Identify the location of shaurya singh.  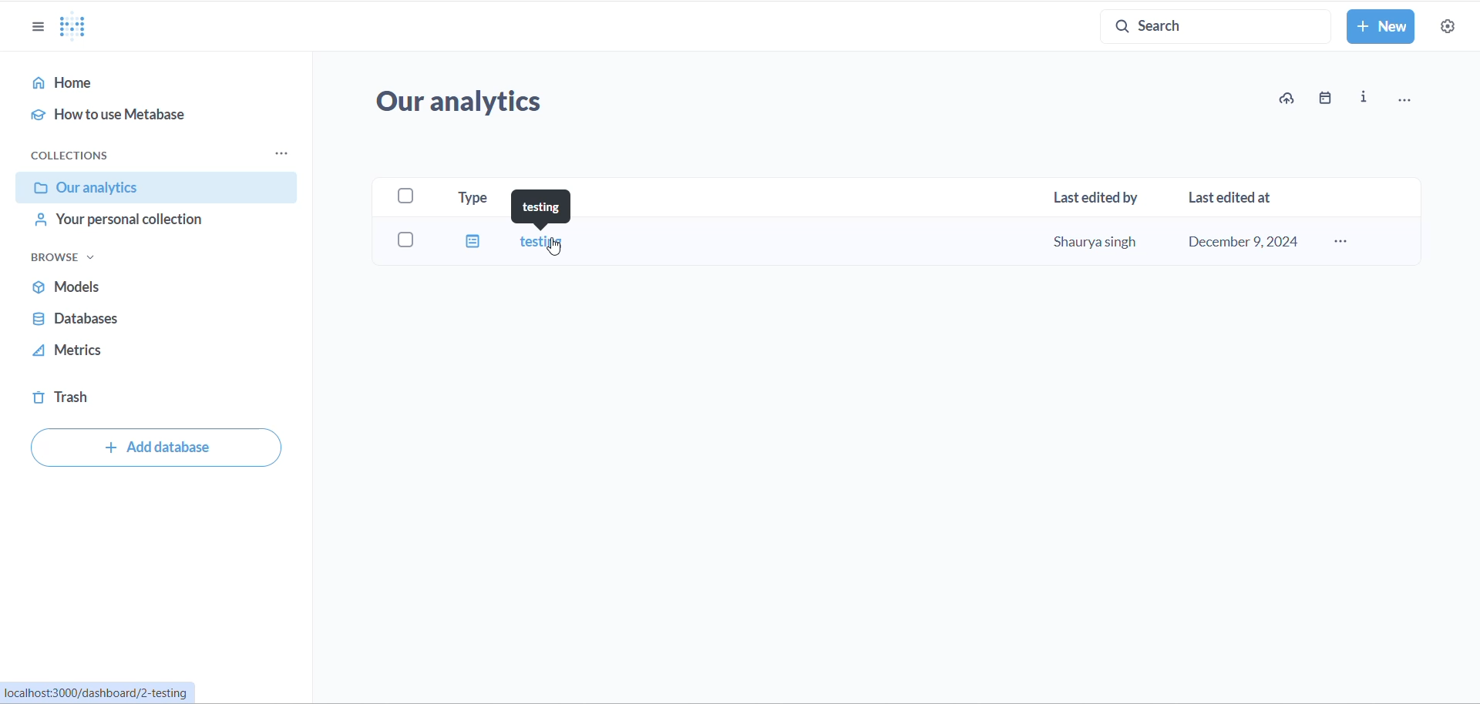
(1087, 240).